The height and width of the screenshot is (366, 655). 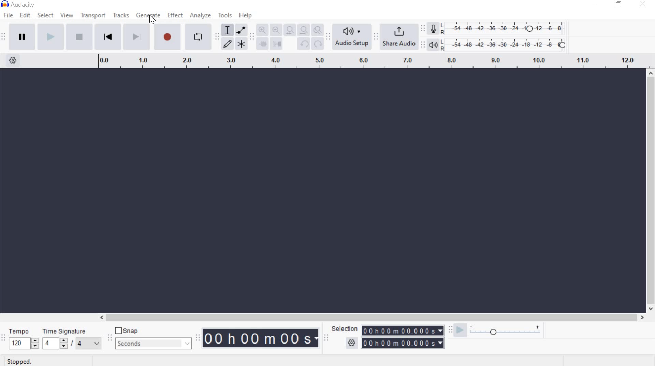 What do you see at coordinates (327, 36) in the screenshot?
I see `Audio setup toolbar` at bounding box center [327, 36].